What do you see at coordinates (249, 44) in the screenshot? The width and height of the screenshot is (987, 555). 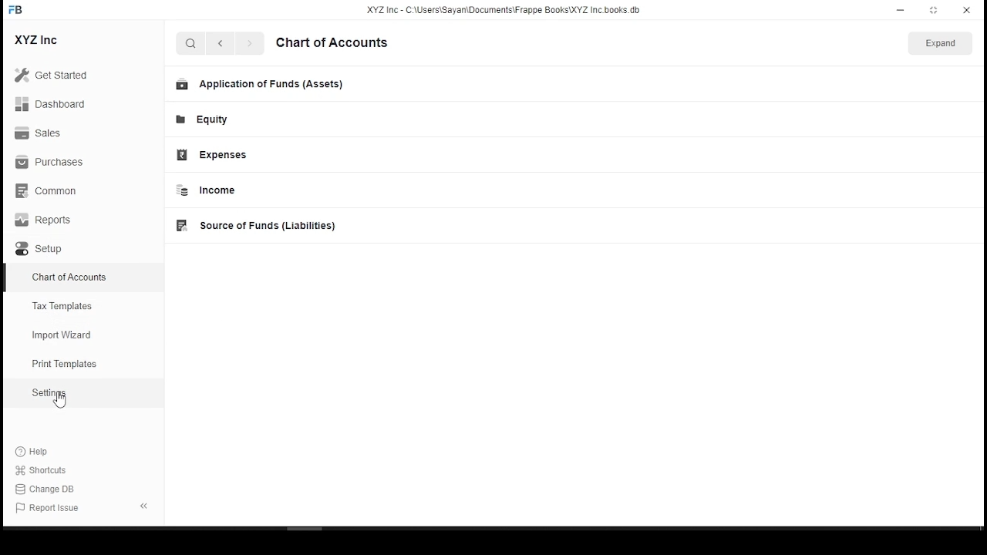 I see `next` at bounding box center [249, 44].